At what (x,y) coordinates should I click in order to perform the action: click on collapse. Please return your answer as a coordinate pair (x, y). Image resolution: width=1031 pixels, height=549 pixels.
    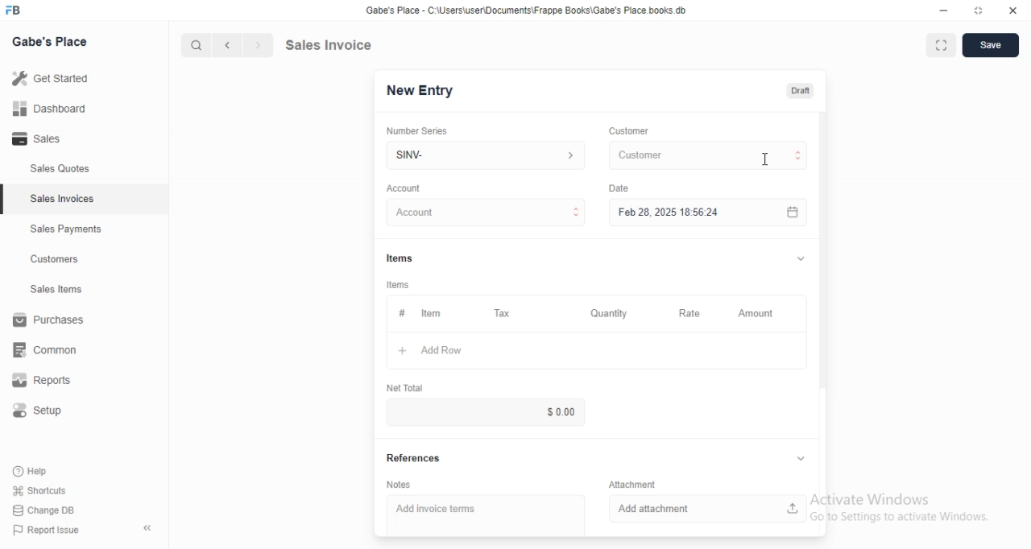
    Looking at the image, I should click on (798, 258).